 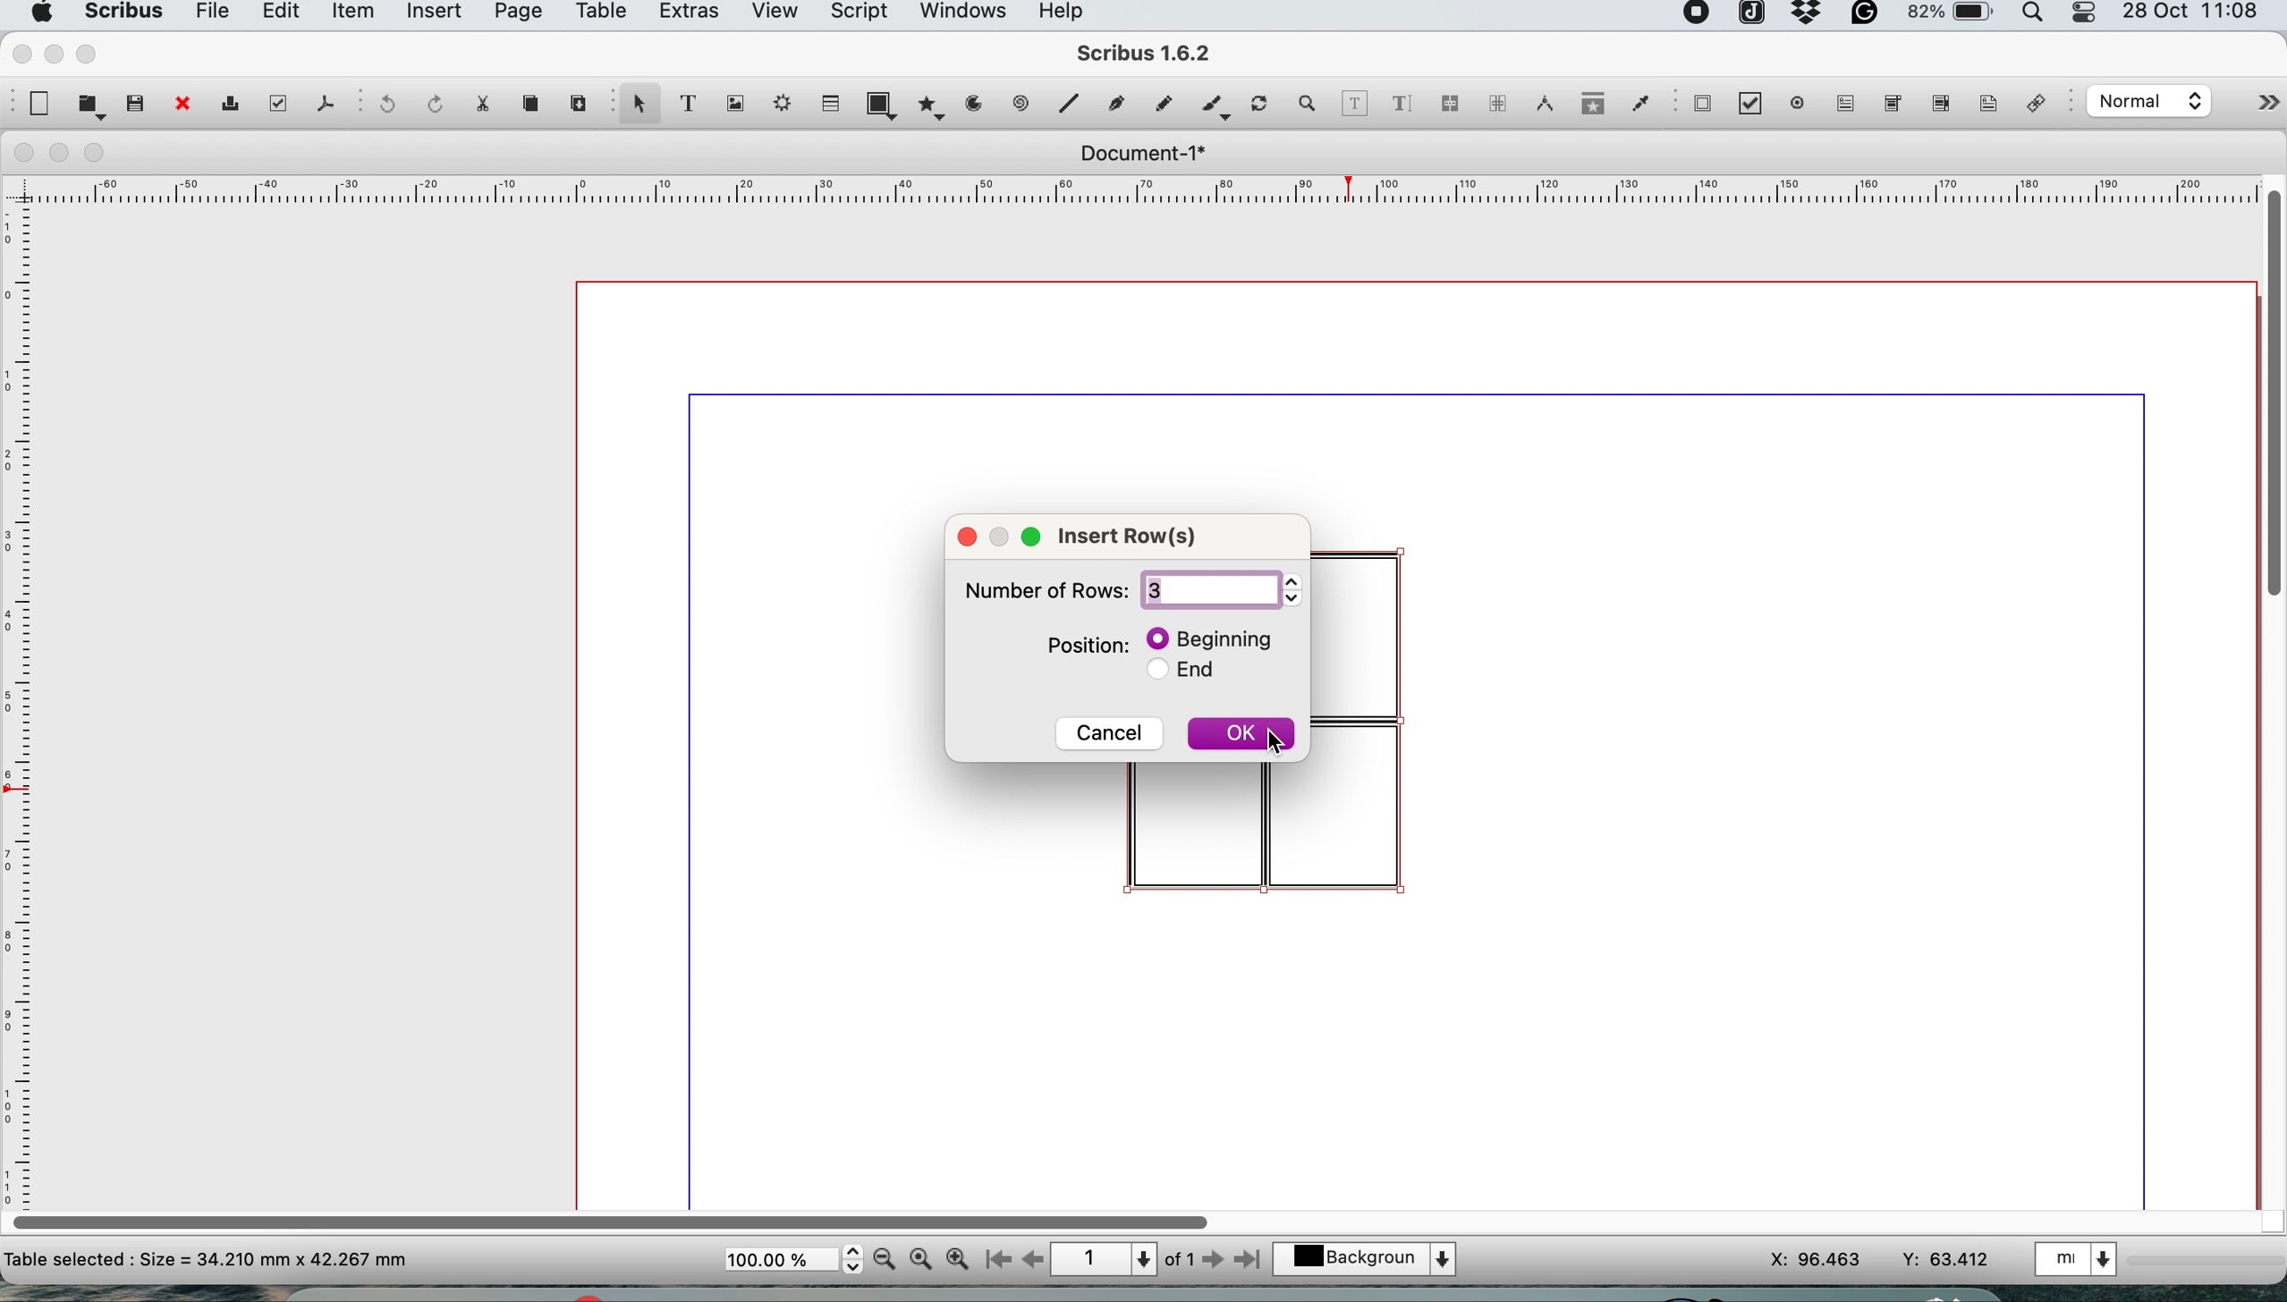 I want to click on control center, so click(x=2087, y=14).